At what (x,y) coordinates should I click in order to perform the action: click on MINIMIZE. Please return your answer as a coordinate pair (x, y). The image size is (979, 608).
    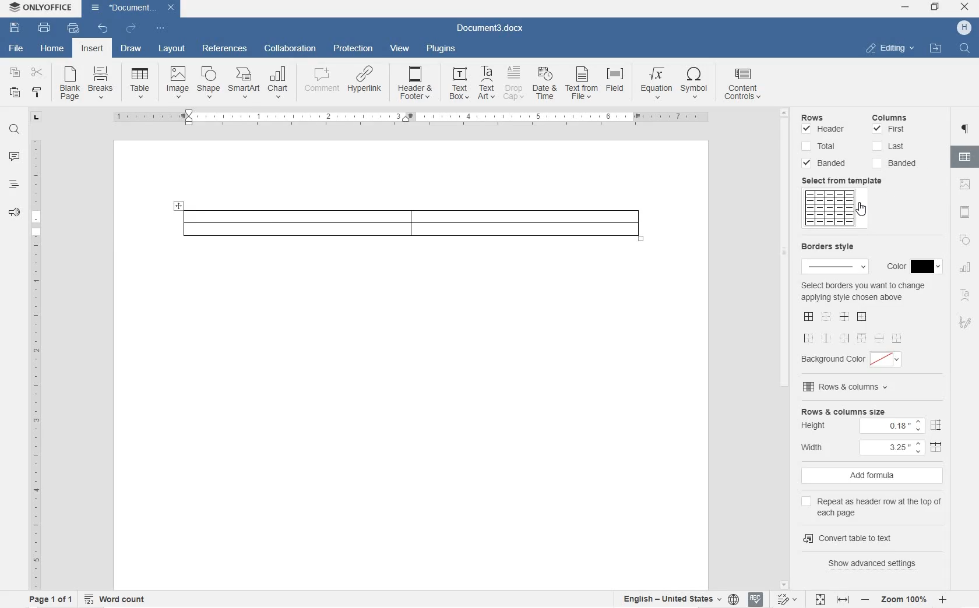
    Looking at the image, I should click on (906, 8).